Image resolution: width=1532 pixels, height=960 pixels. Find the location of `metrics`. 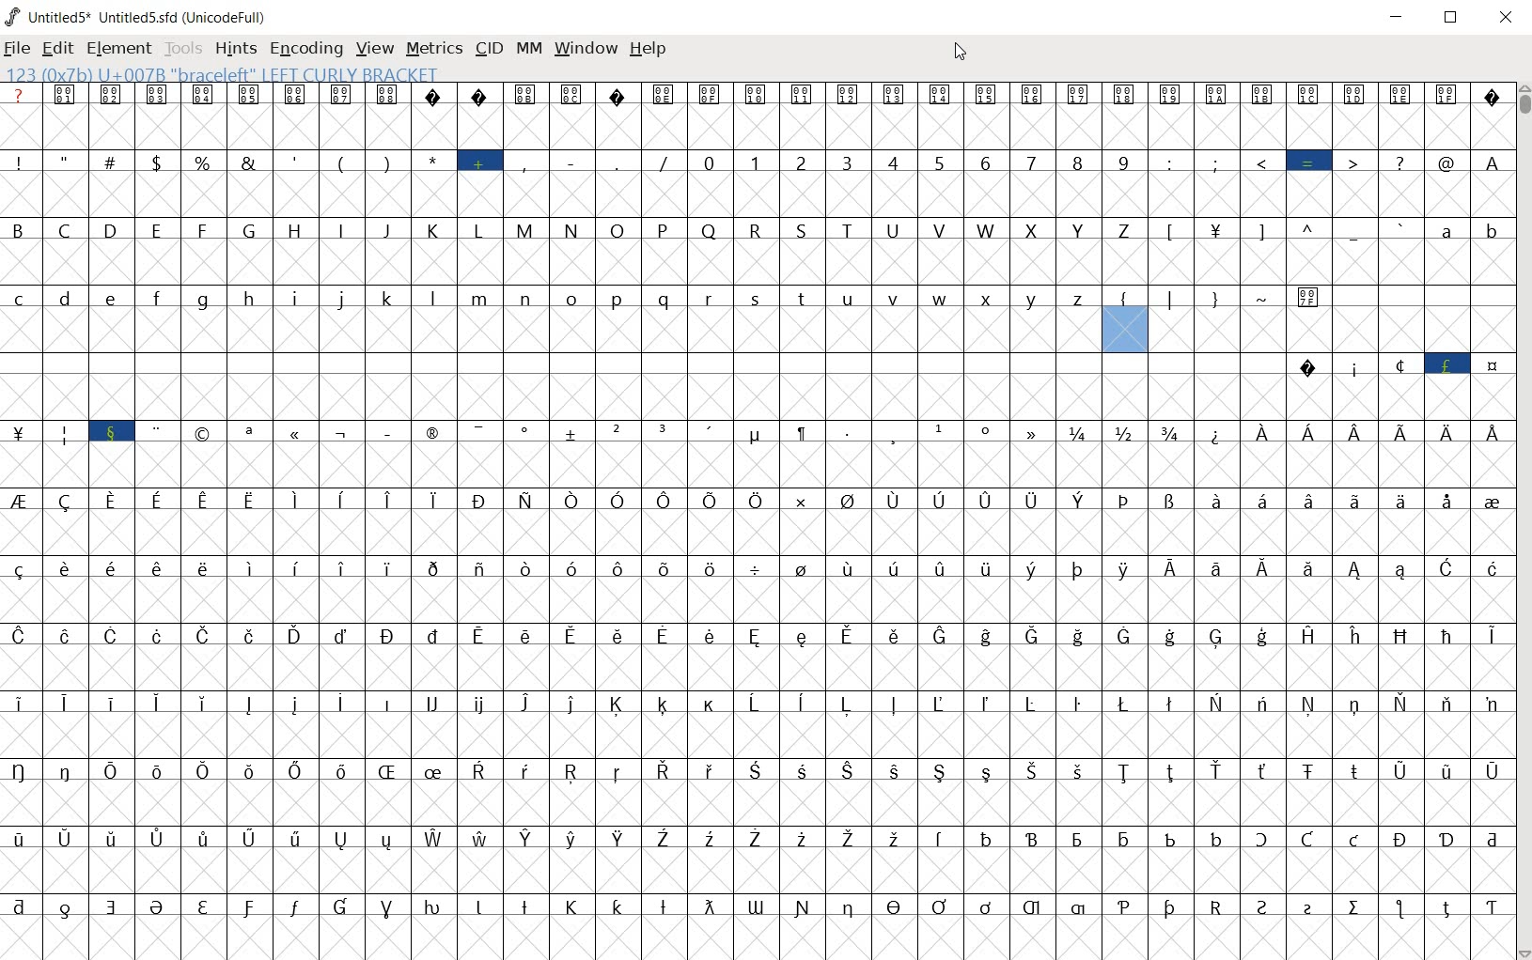

metrics is located at coordinates (433, 48).